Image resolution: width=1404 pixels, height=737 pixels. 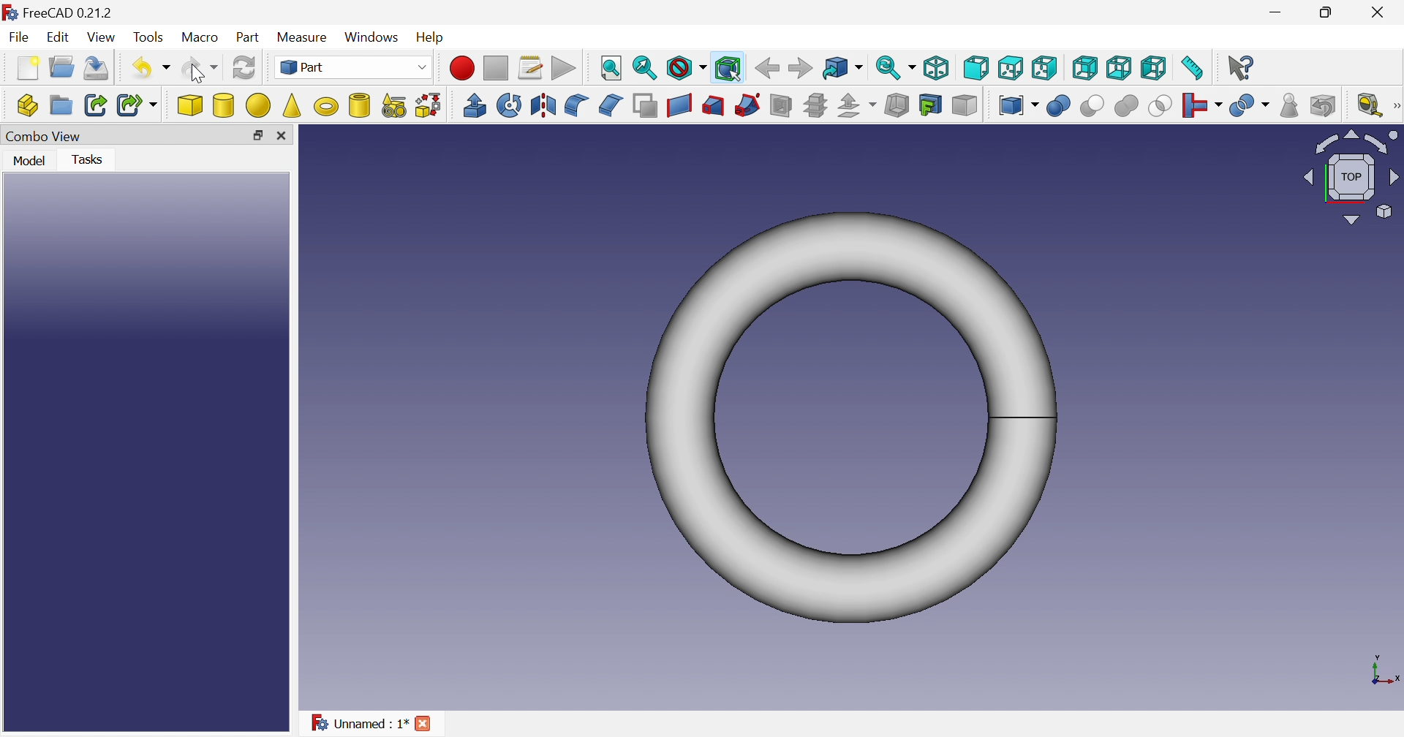 What do you see at coordinates (964, 104) in the screenshot?
I see `Color per face` at bounding box center [964, 104].